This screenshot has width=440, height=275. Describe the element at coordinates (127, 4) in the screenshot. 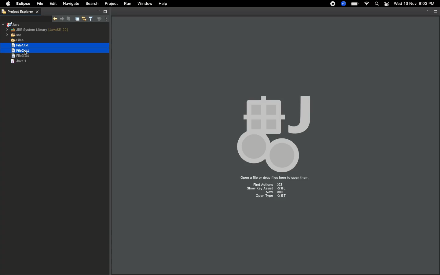

I see `Run` at that location.